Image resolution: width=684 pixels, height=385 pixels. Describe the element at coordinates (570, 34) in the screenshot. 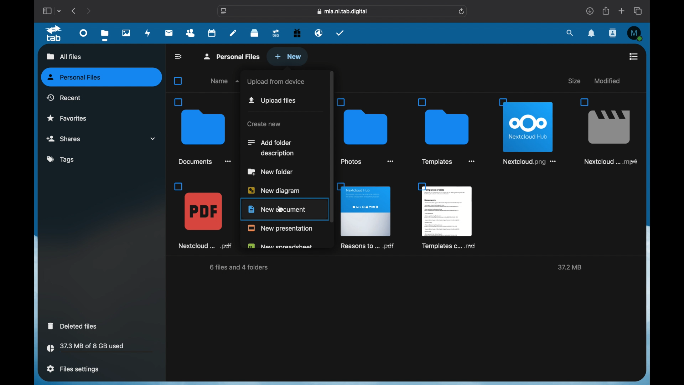

I see `search` at that location.